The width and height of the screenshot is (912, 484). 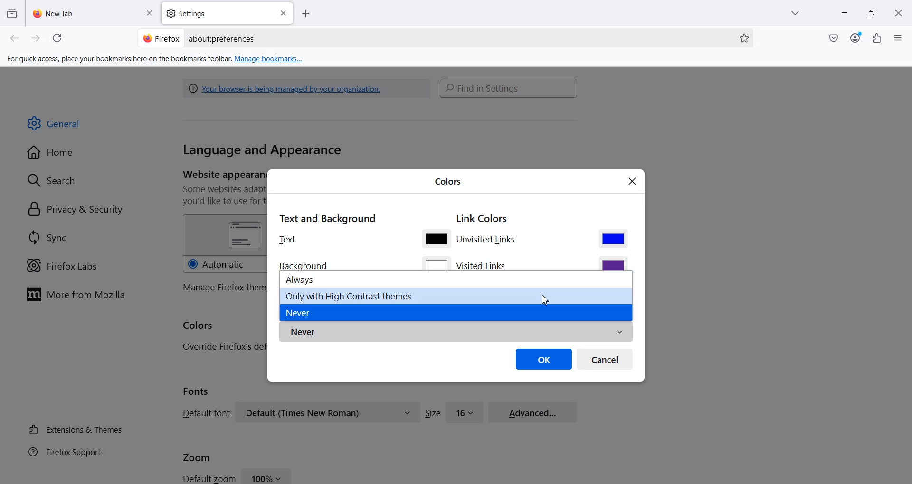 I want to click on @ Your browser is being managed by your organization., so click(x=287, y=88).